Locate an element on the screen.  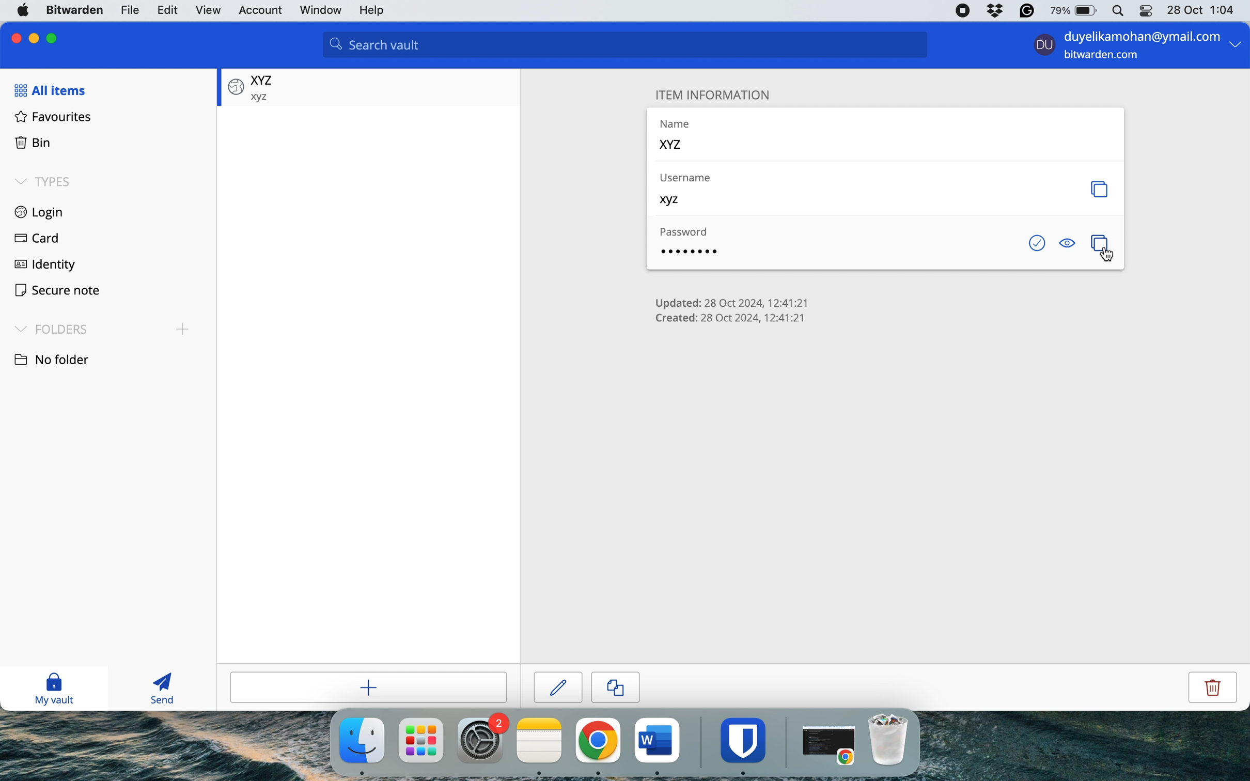
check if password has been exposed is located at coordinates (1034, 243).